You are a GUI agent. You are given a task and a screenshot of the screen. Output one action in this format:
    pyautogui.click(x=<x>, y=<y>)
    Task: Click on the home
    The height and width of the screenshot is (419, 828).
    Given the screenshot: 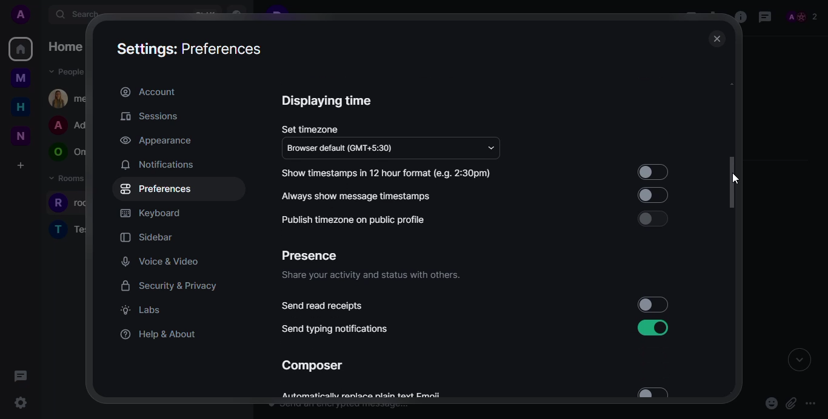 What is the action you would take?
    pyautogui.click(x=21, y=49)
    